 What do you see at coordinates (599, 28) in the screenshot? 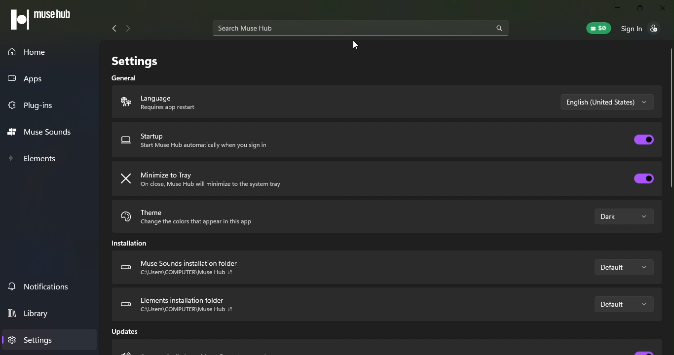
I see `Muse wallet` at bounding box center [599, 28].